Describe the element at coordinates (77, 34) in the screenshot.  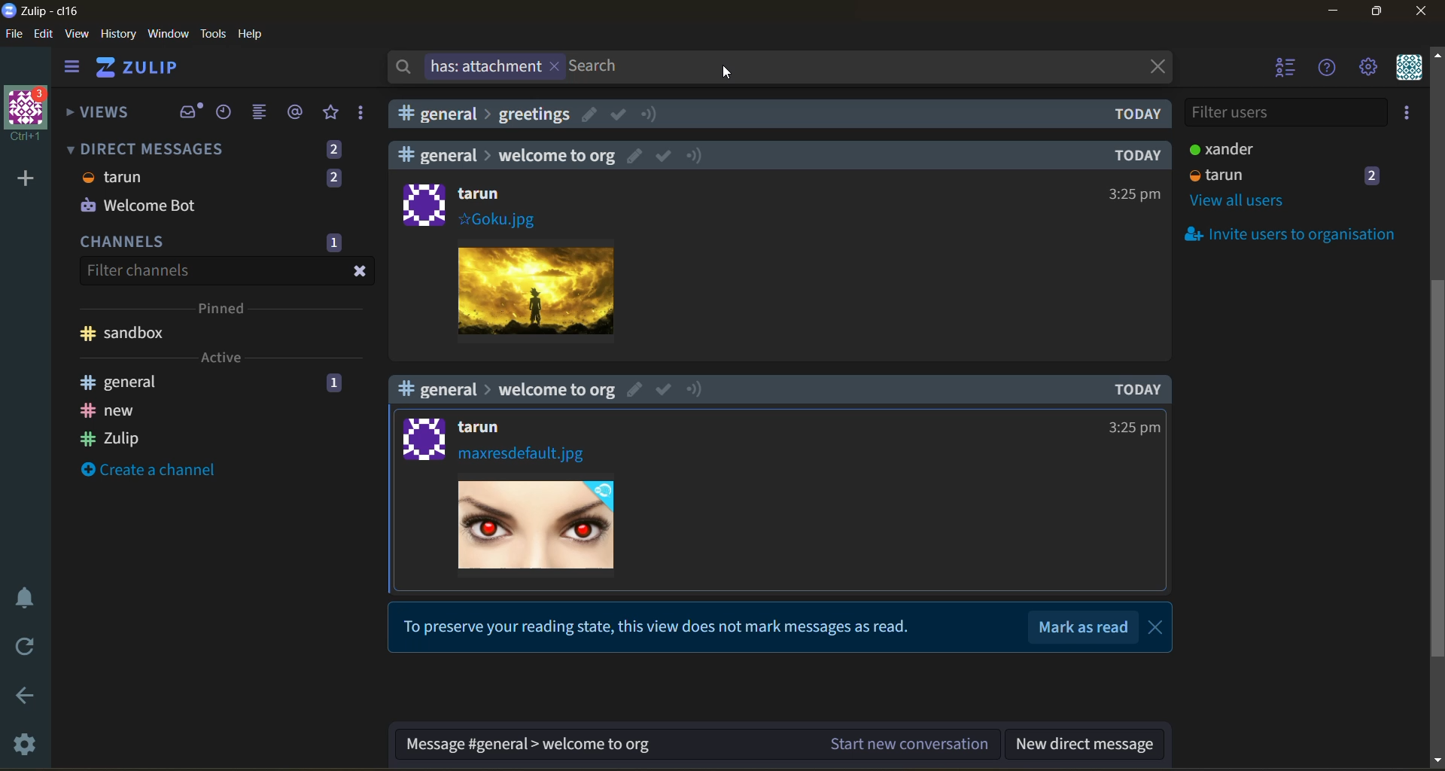
I see `view` at that location.